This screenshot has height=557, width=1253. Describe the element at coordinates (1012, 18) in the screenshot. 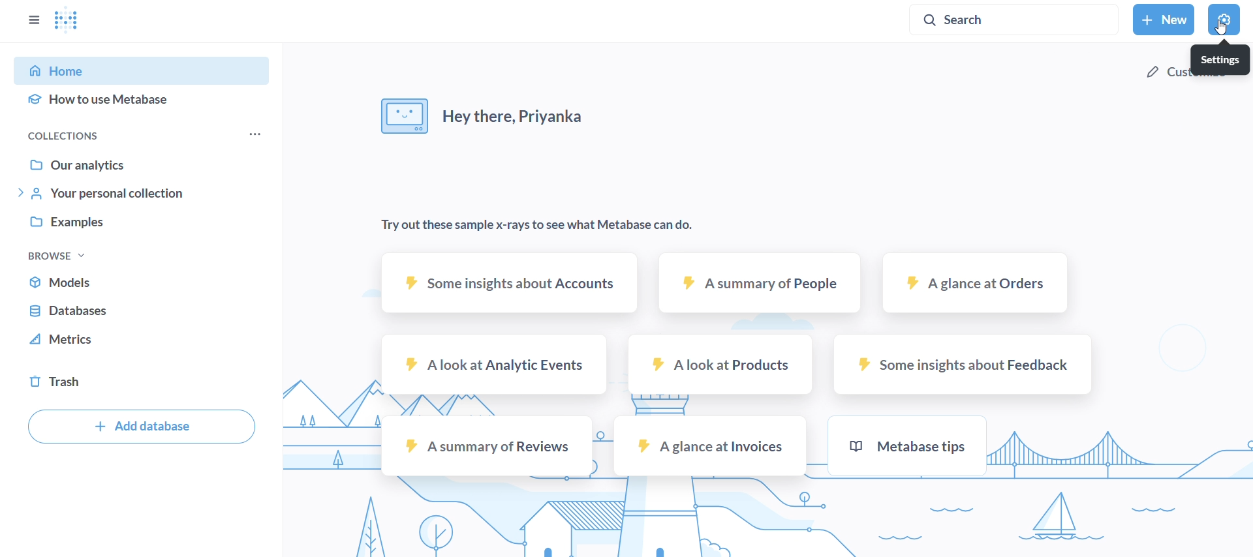

I see `search` at that location.